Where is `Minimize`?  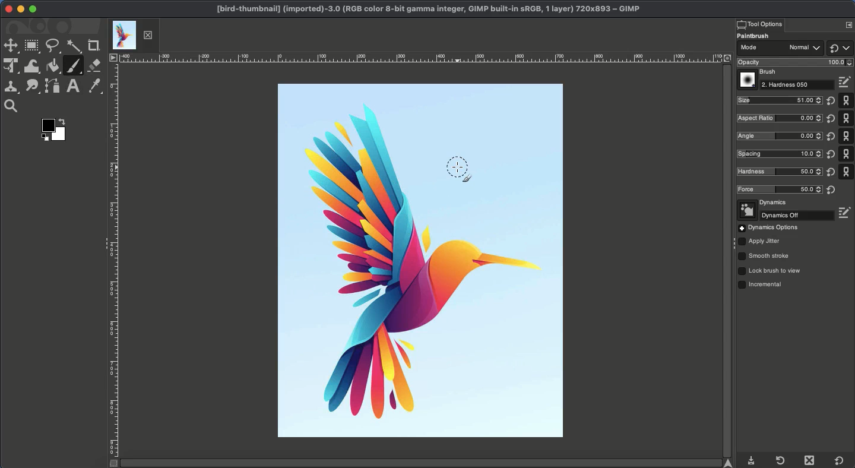 Minimize is located at coordinates (20, 9).